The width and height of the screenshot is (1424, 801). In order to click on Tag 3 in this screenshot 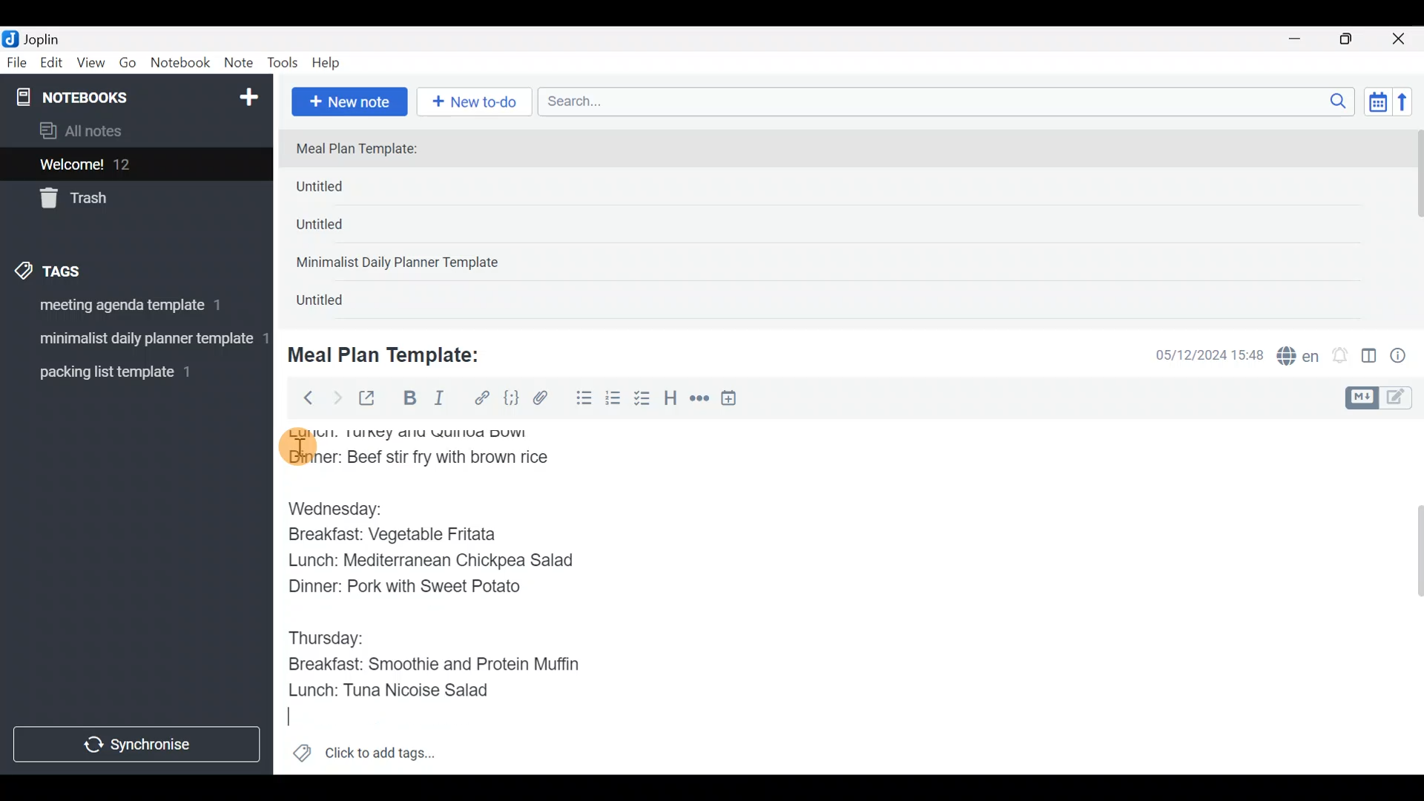, I will do `click(131, 372)`.